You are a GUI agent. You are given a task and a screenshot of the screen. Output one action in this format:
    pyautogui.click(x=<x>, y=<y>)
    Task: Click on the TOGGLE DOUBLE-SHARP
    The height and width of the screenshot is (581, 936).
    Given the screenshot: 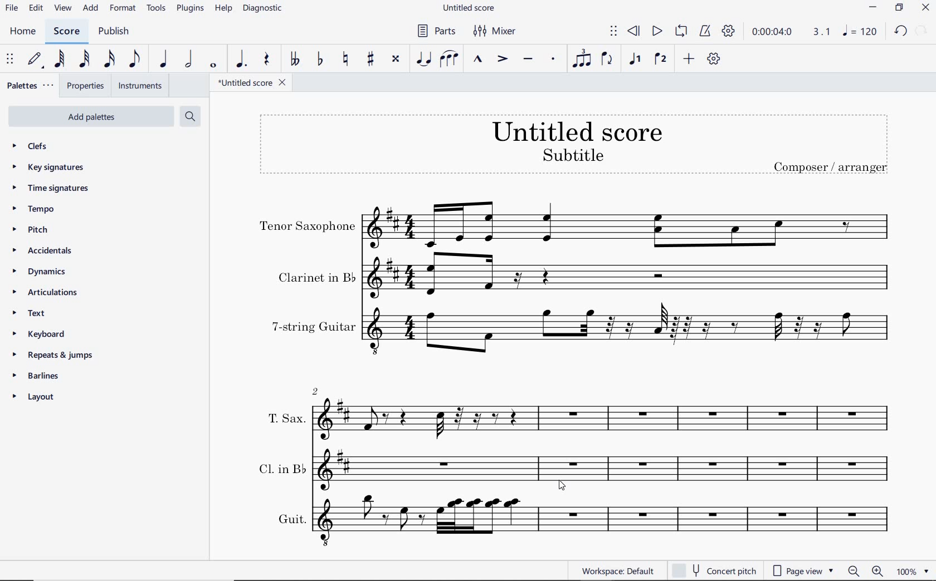 What is the action you would take?
    pyautogui.click(x=395, y=61)
    